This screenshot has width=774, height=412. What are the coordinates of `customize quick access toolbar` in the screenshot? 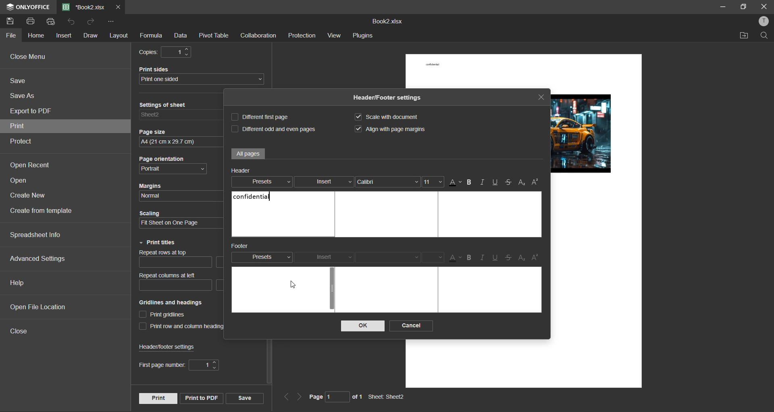 It's located at (110, 21).